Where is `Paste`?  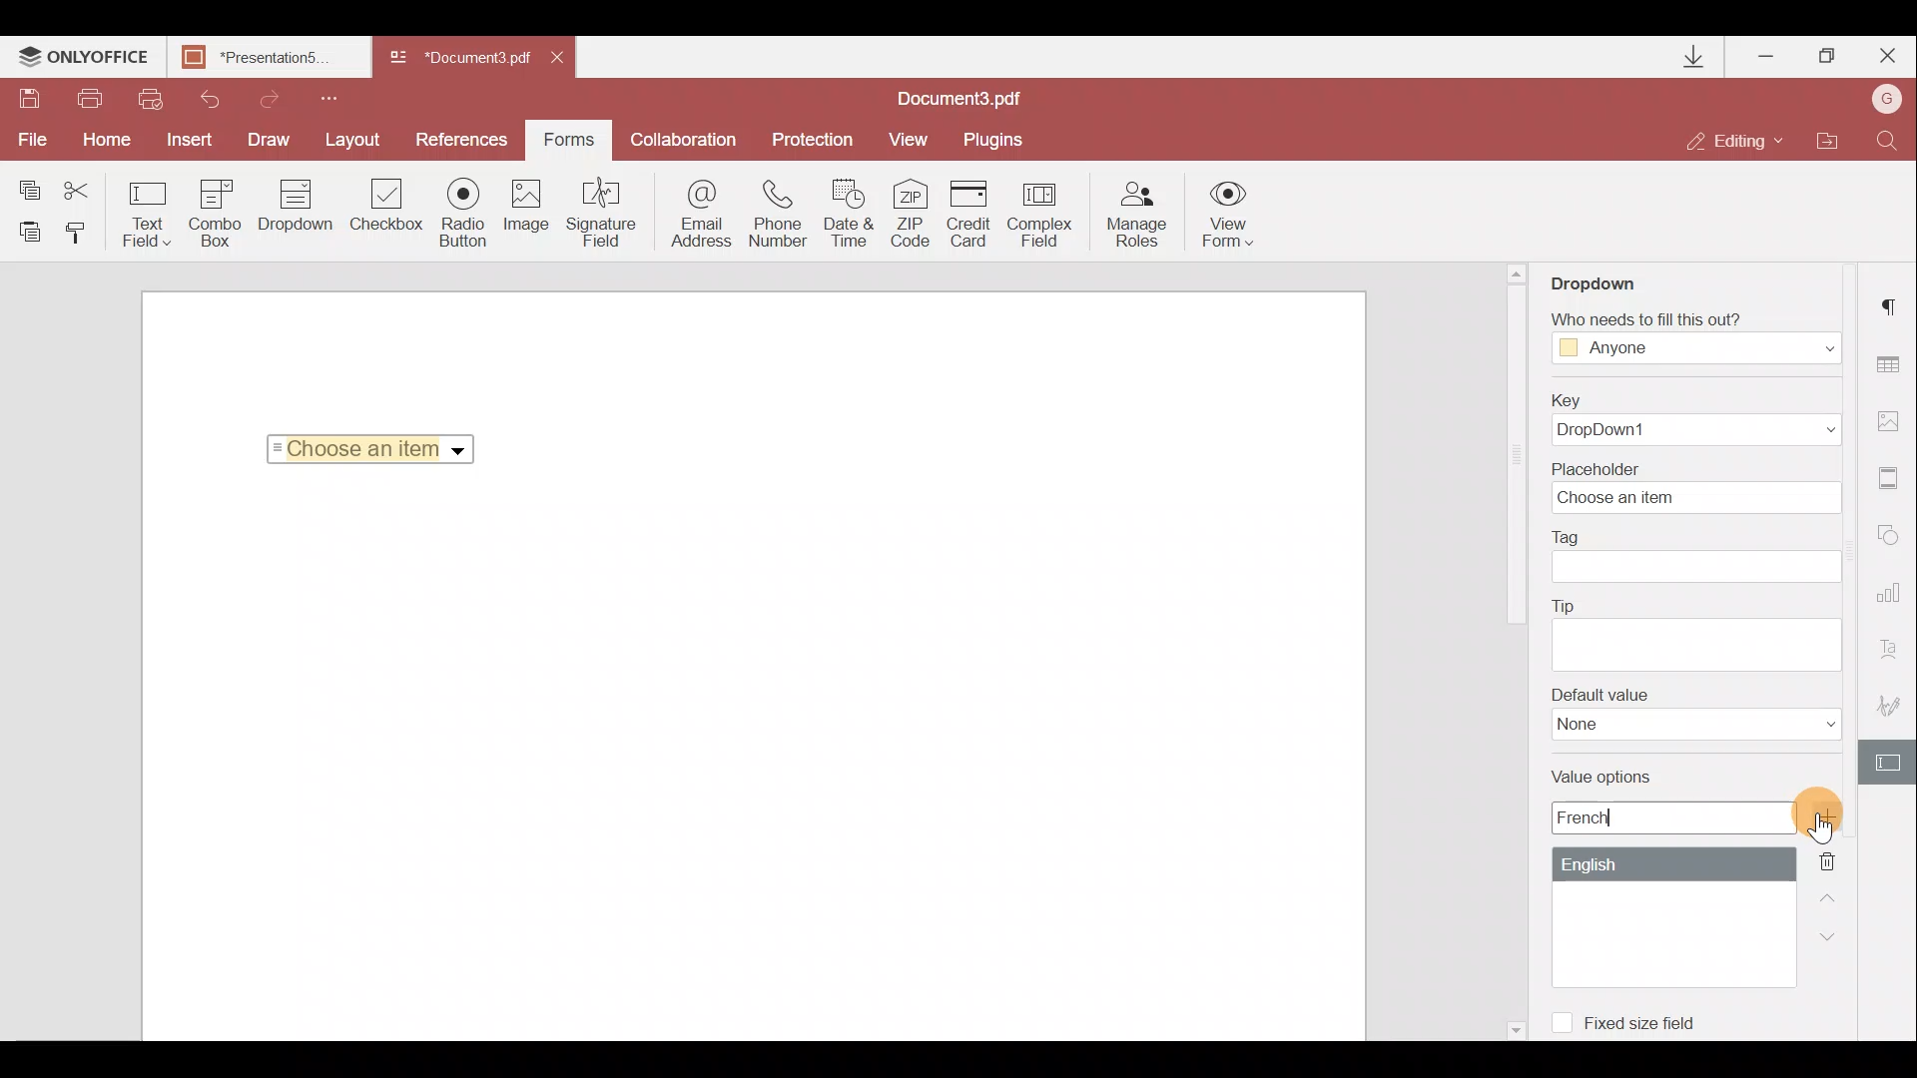 Paste is located at coordinates (30, 231).